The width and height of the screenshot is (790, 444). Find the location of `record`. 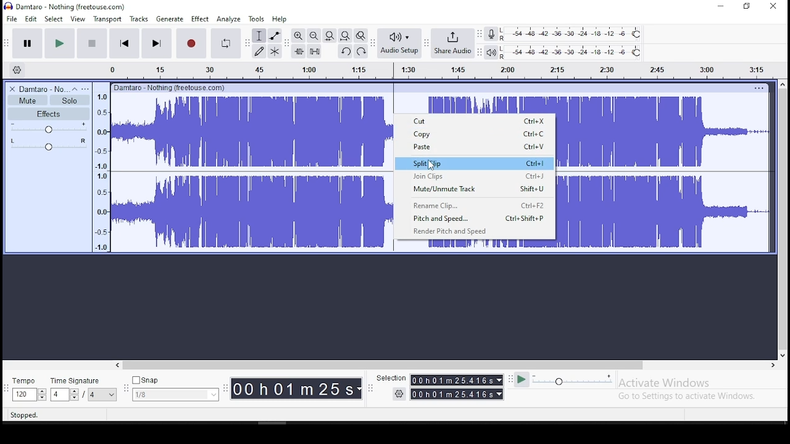

record is located at coordinates (191, 43).